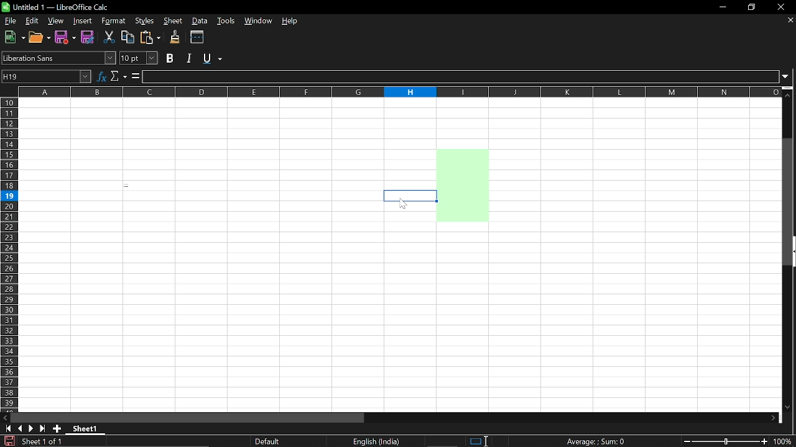 This screenshot has width=796, height=447. What do you see at coordinates (128, 38) in the screenshot?
I see `Copy` at bounding box center [128, 38].